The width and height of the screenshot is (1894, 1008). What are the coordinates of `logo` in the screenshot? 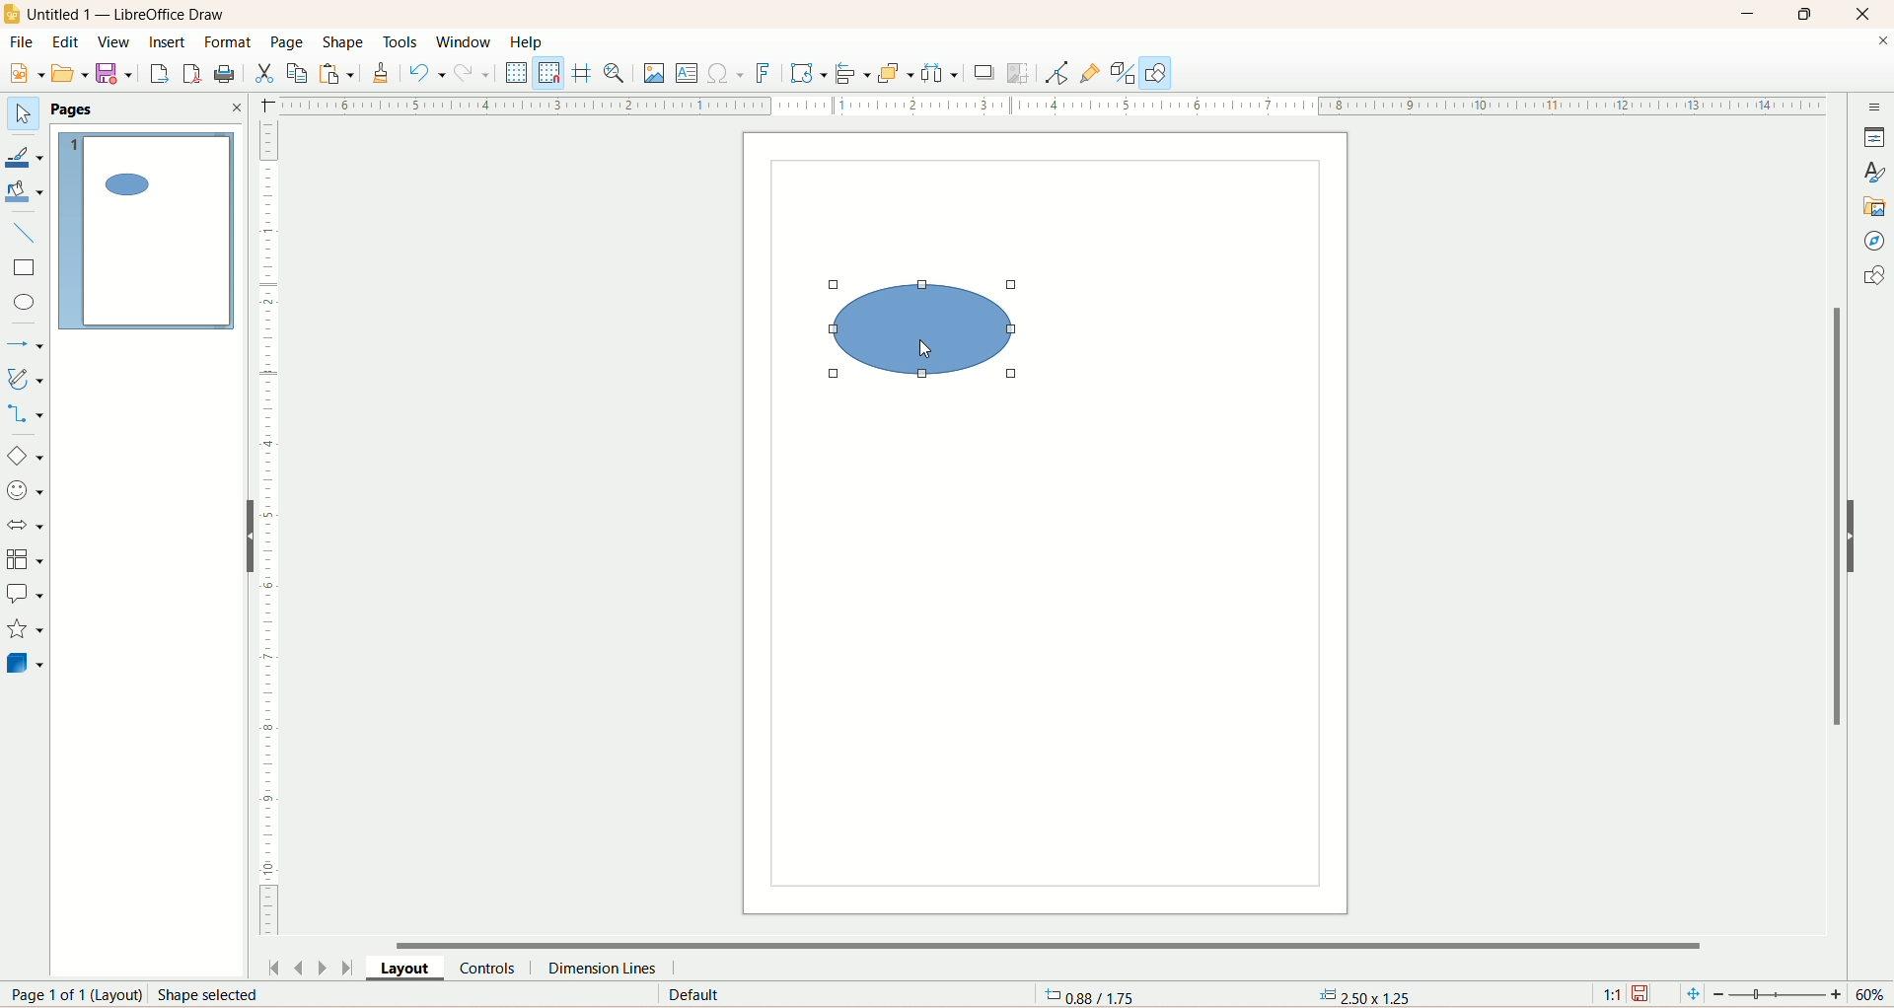 It's located at (13, 13).